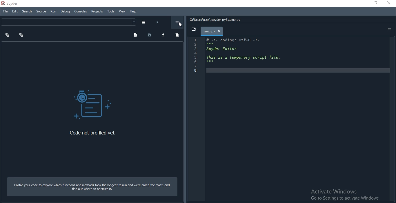 This screenshot has width=396, height=203. Describe the element at coordinates (375, 3) in the screenshot. I see `Restore` at that location.